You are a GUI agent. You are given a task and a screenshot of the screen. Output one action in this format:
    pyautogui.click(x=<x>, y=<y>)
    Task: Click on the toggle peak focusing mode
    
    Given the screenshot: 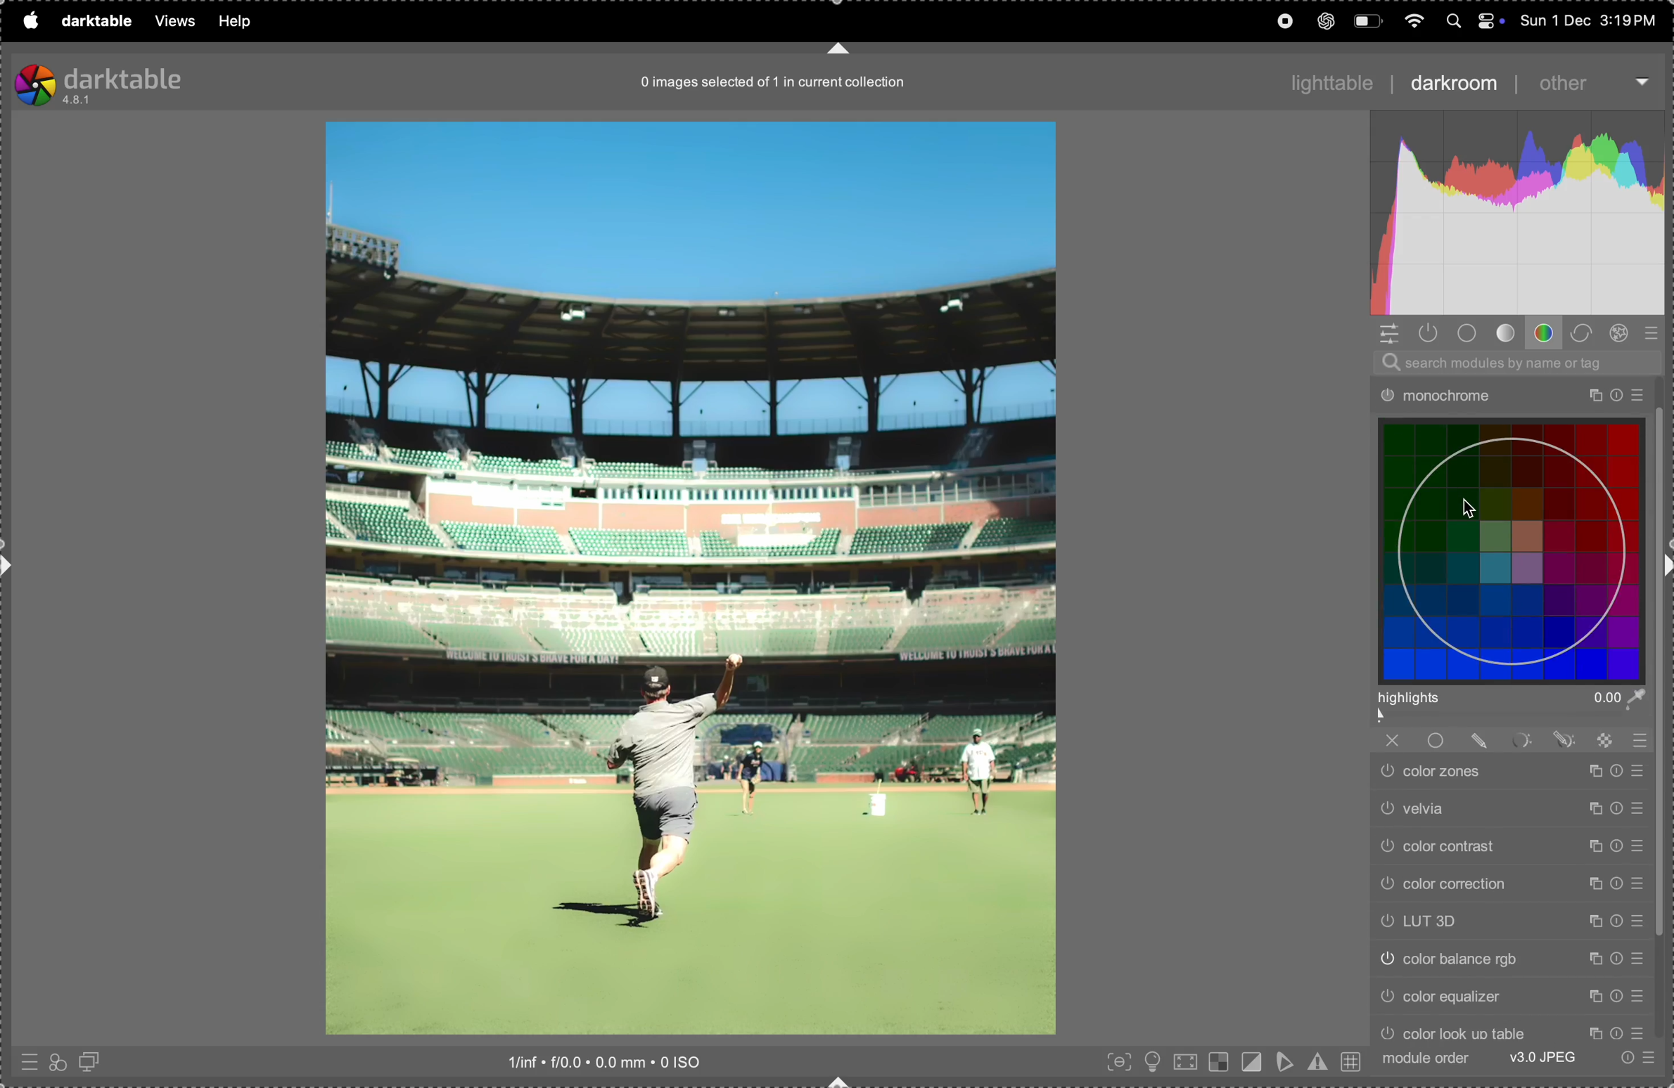 What is the action you would take?
    pyautogui.click(x=1115, y=1063)
    